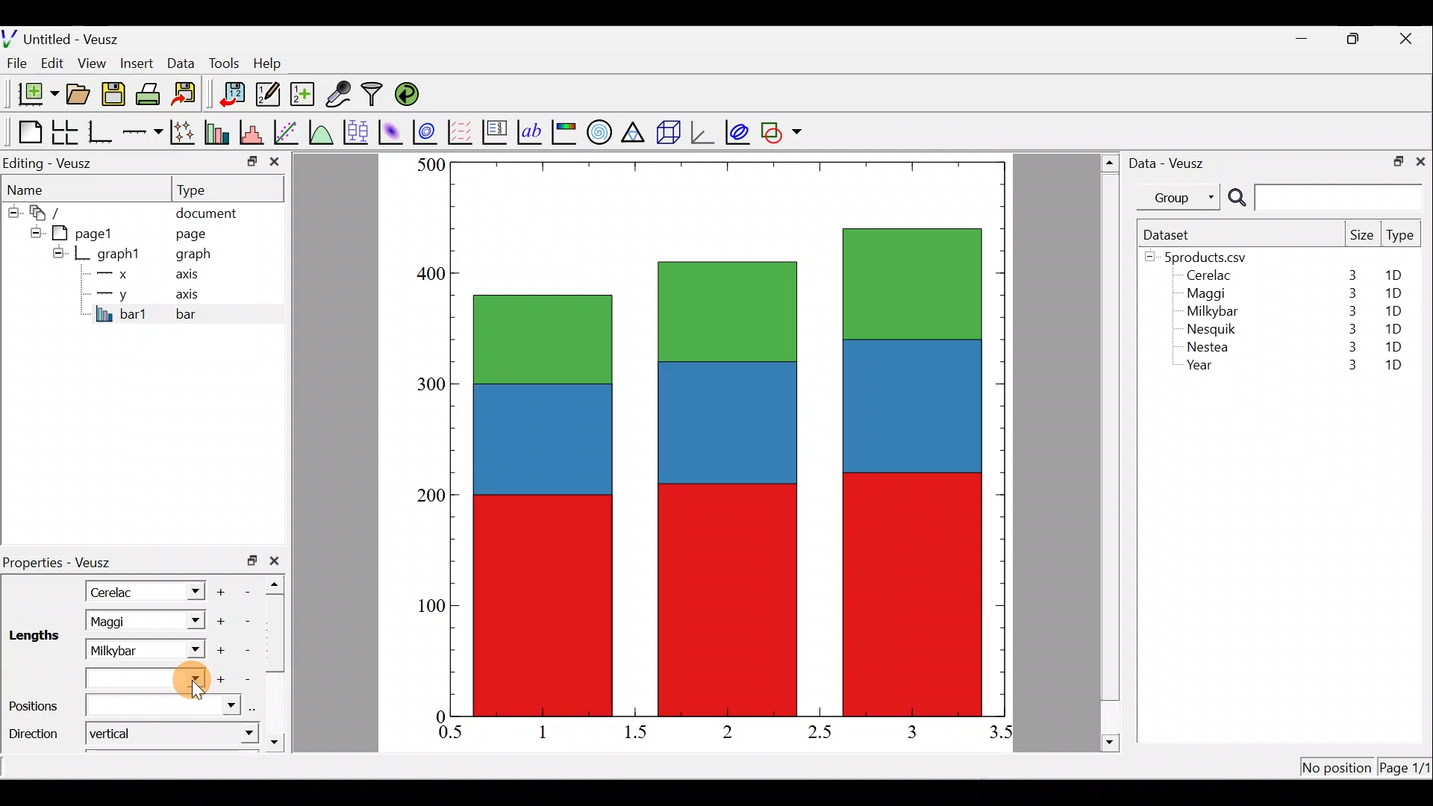 This screenshot has height=806, width=1433. I want to click on 500, so click(430, 164).